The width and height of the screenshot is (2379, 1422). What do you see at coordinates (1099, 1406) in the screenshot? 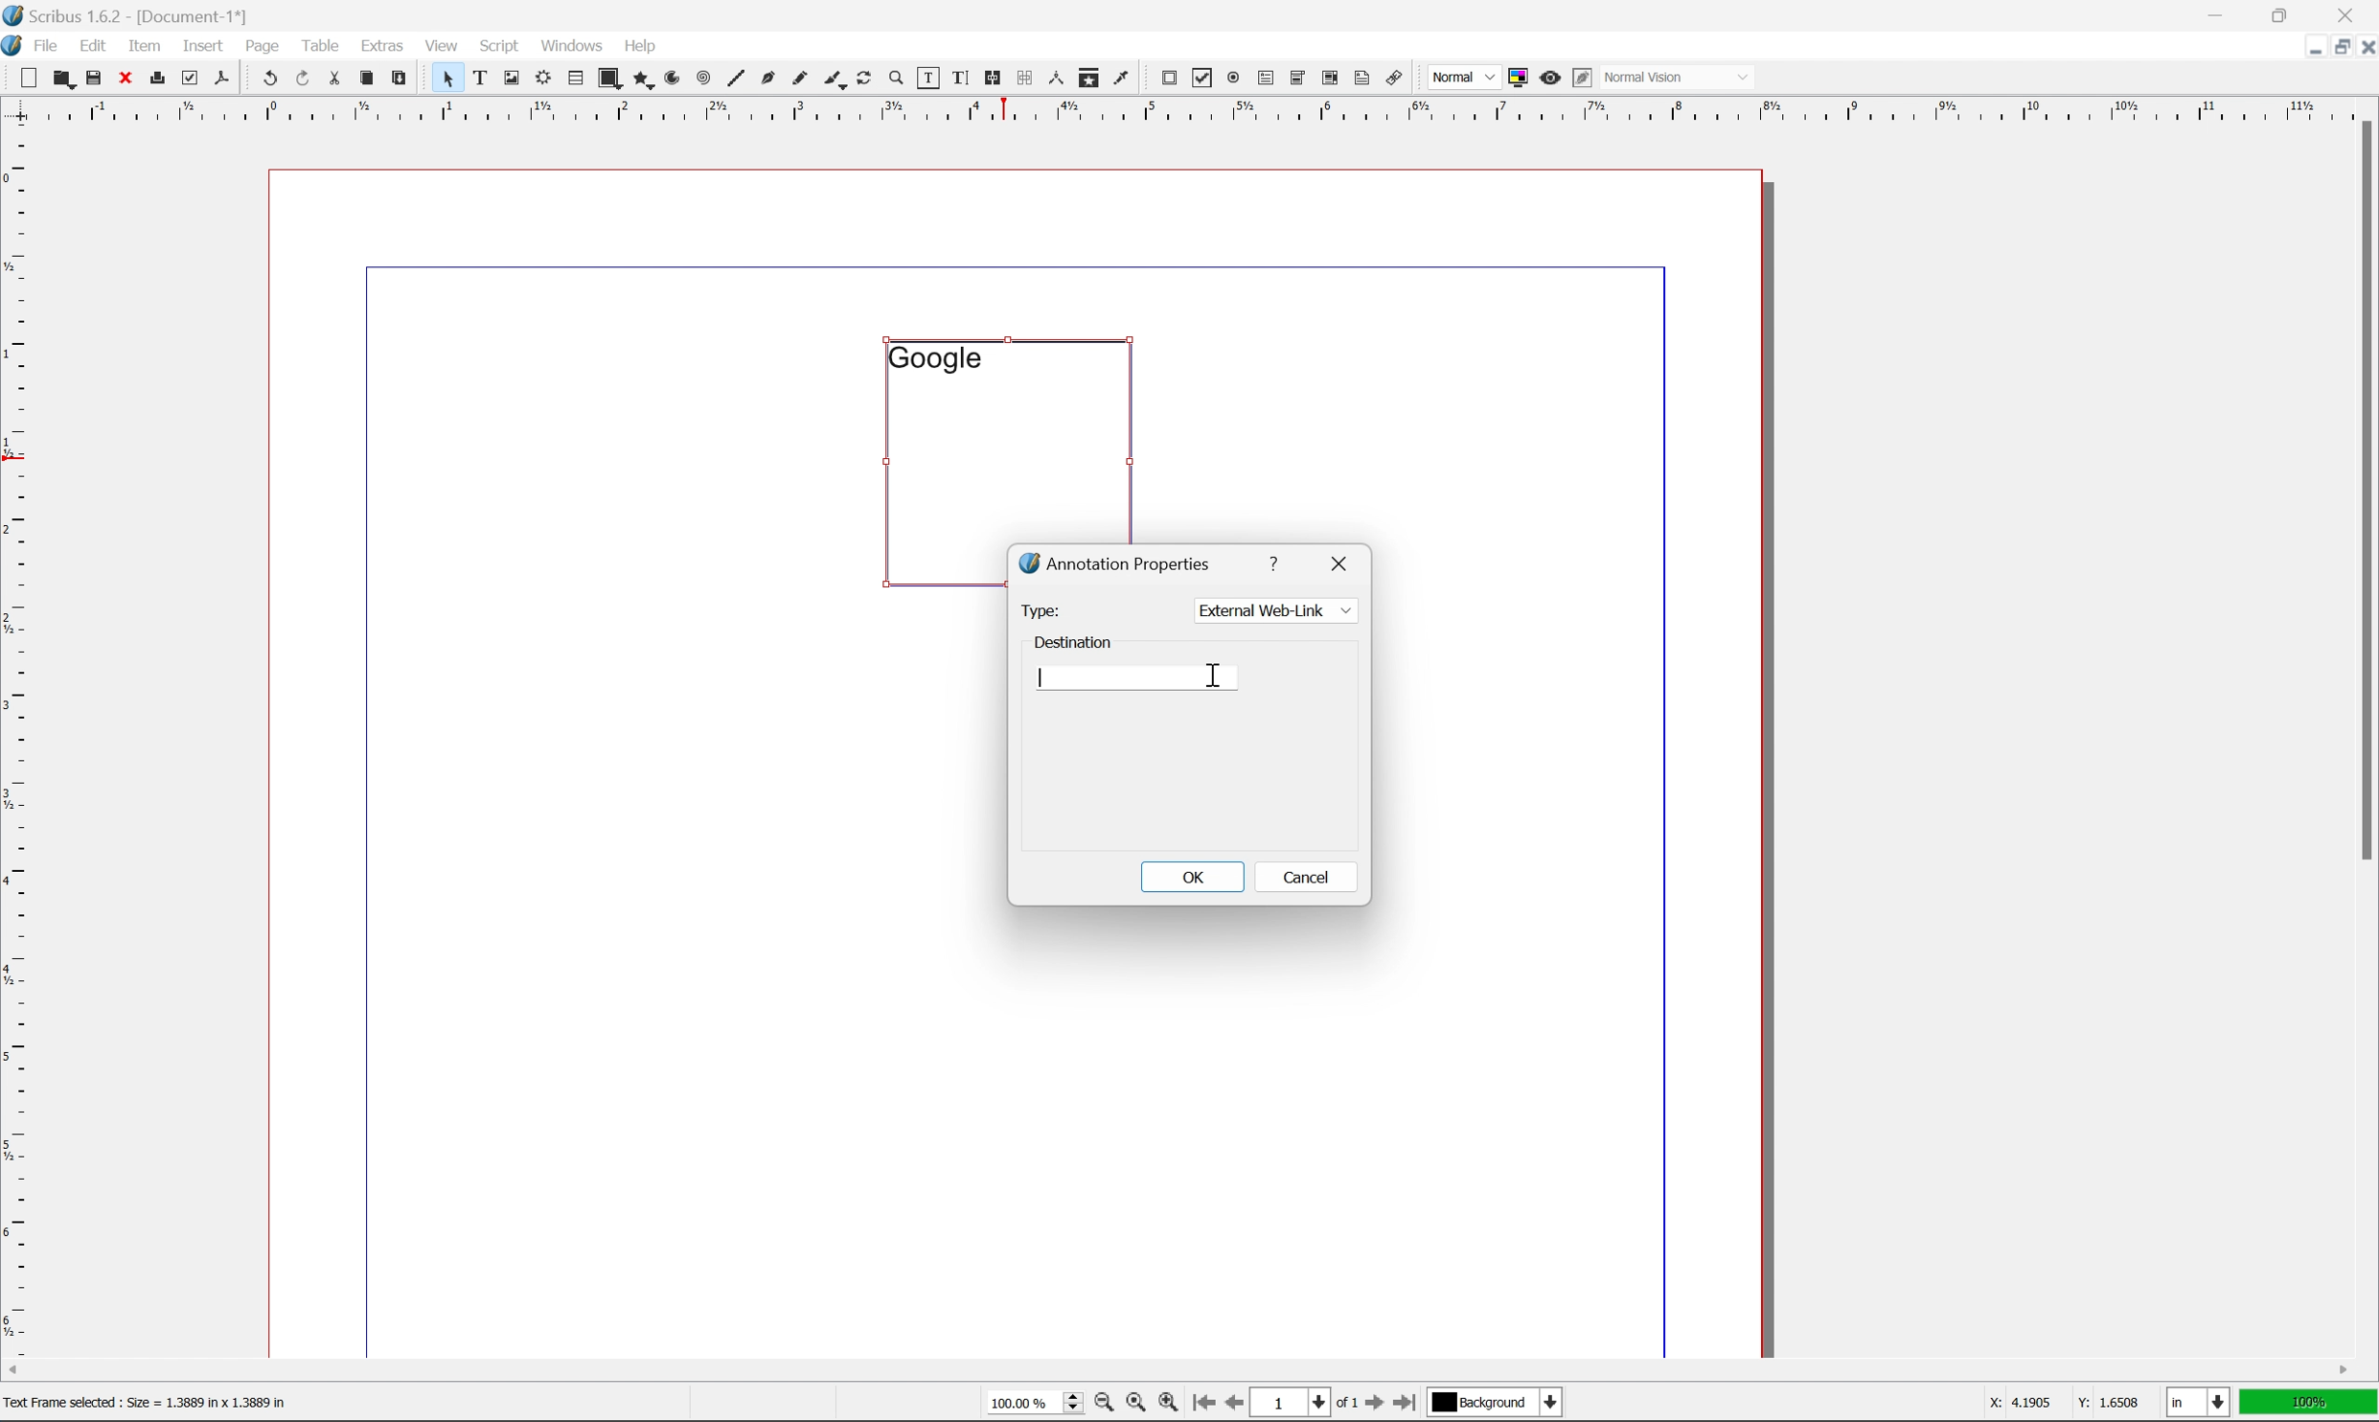
I see `zoom out` at bounding box center [1099, 1406].